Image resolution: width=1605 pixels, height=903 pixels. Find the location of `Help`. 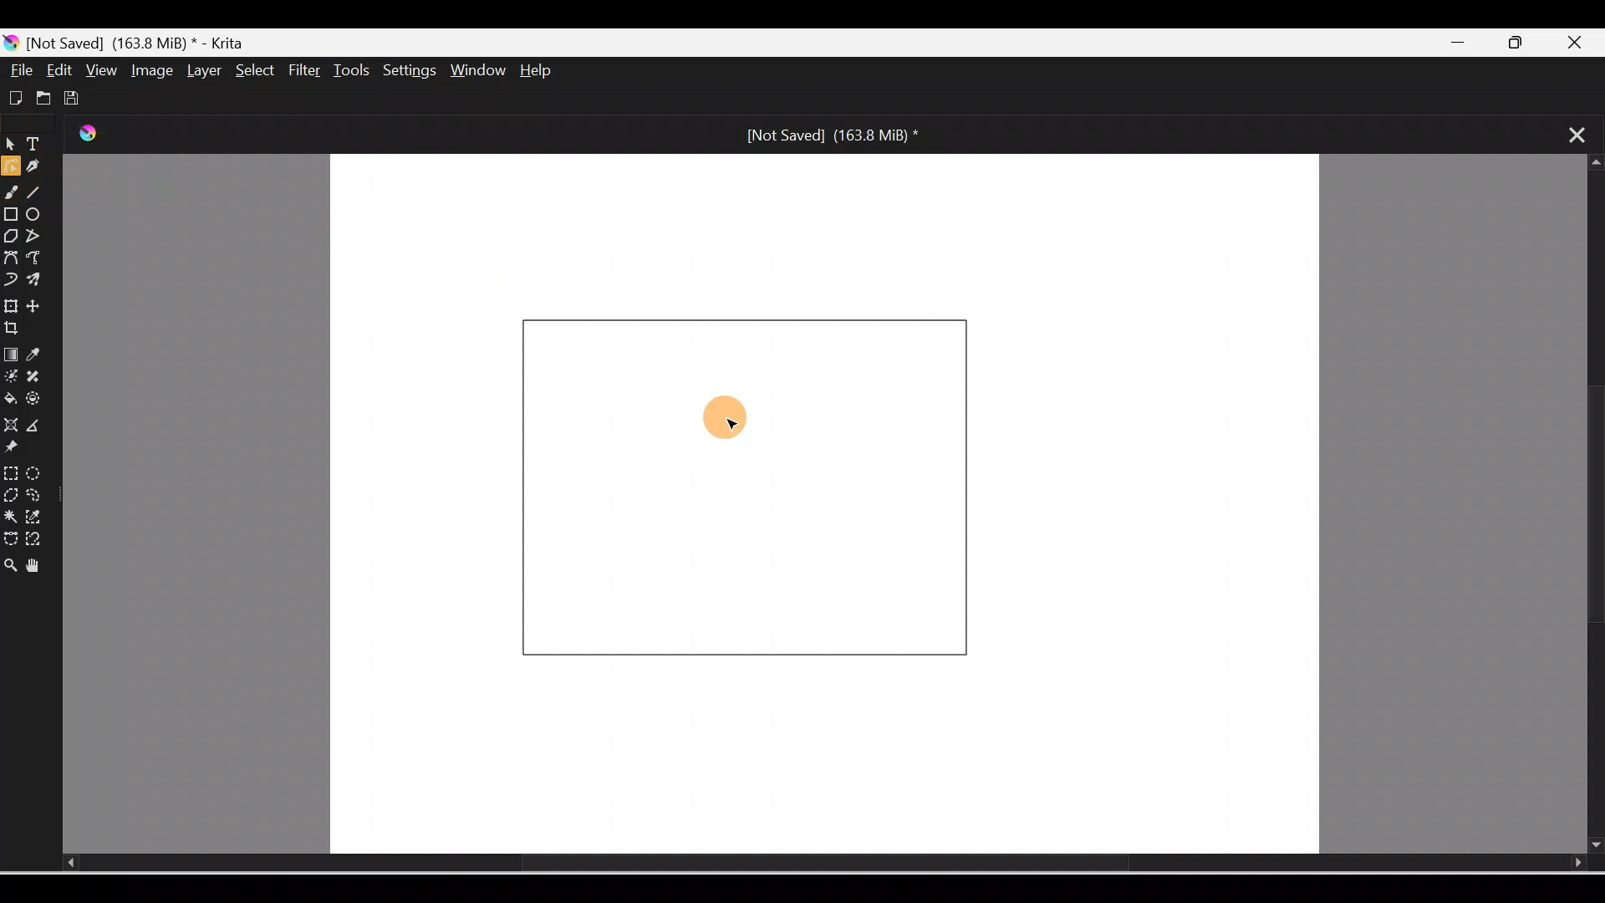

Help is located at coordinates (550, 72).